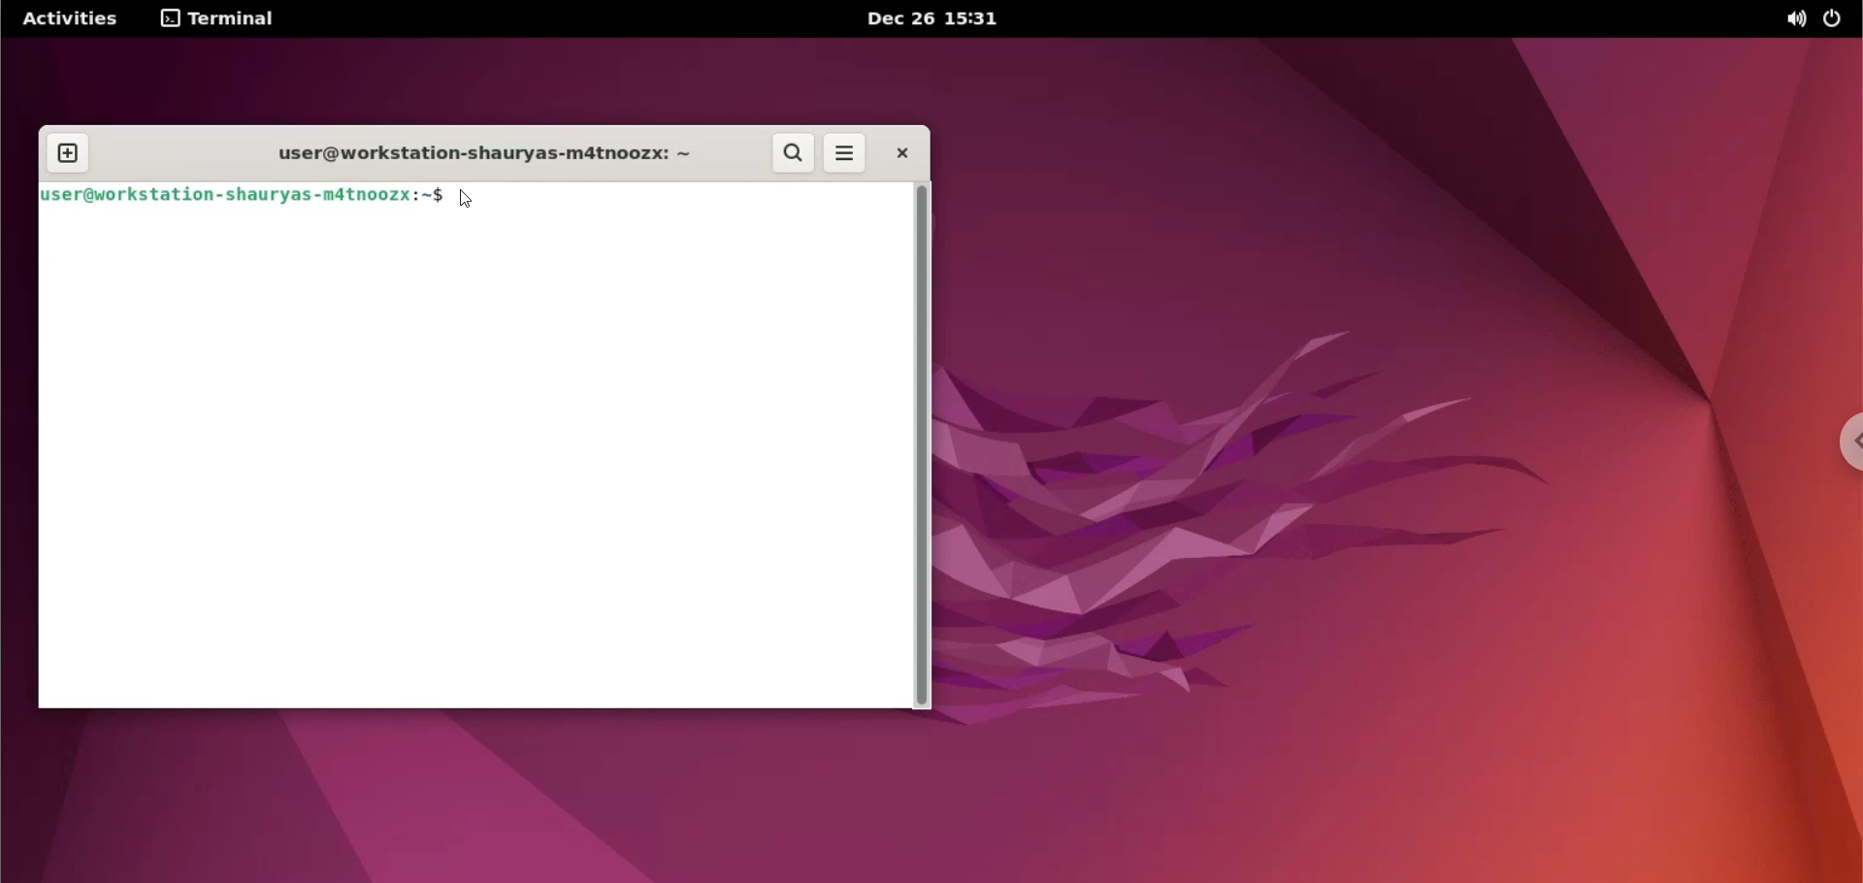 This screenshot has height=883, width=1863. I want to click on search, so click(791, 154).